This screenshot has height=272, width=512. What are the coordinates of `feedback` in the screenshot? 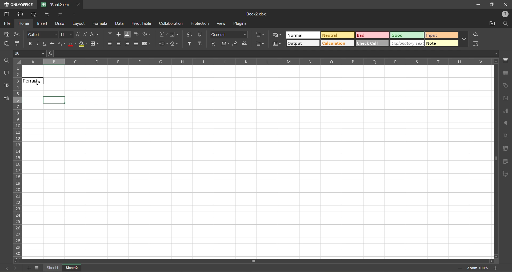 It's located at (6, 99).